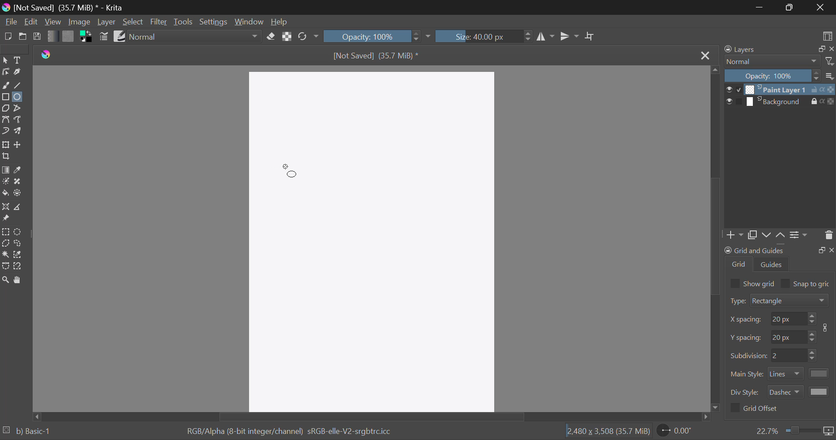  Describe the element at coordinates (779, 96) in the screenshot. I see `Layers` at that location.